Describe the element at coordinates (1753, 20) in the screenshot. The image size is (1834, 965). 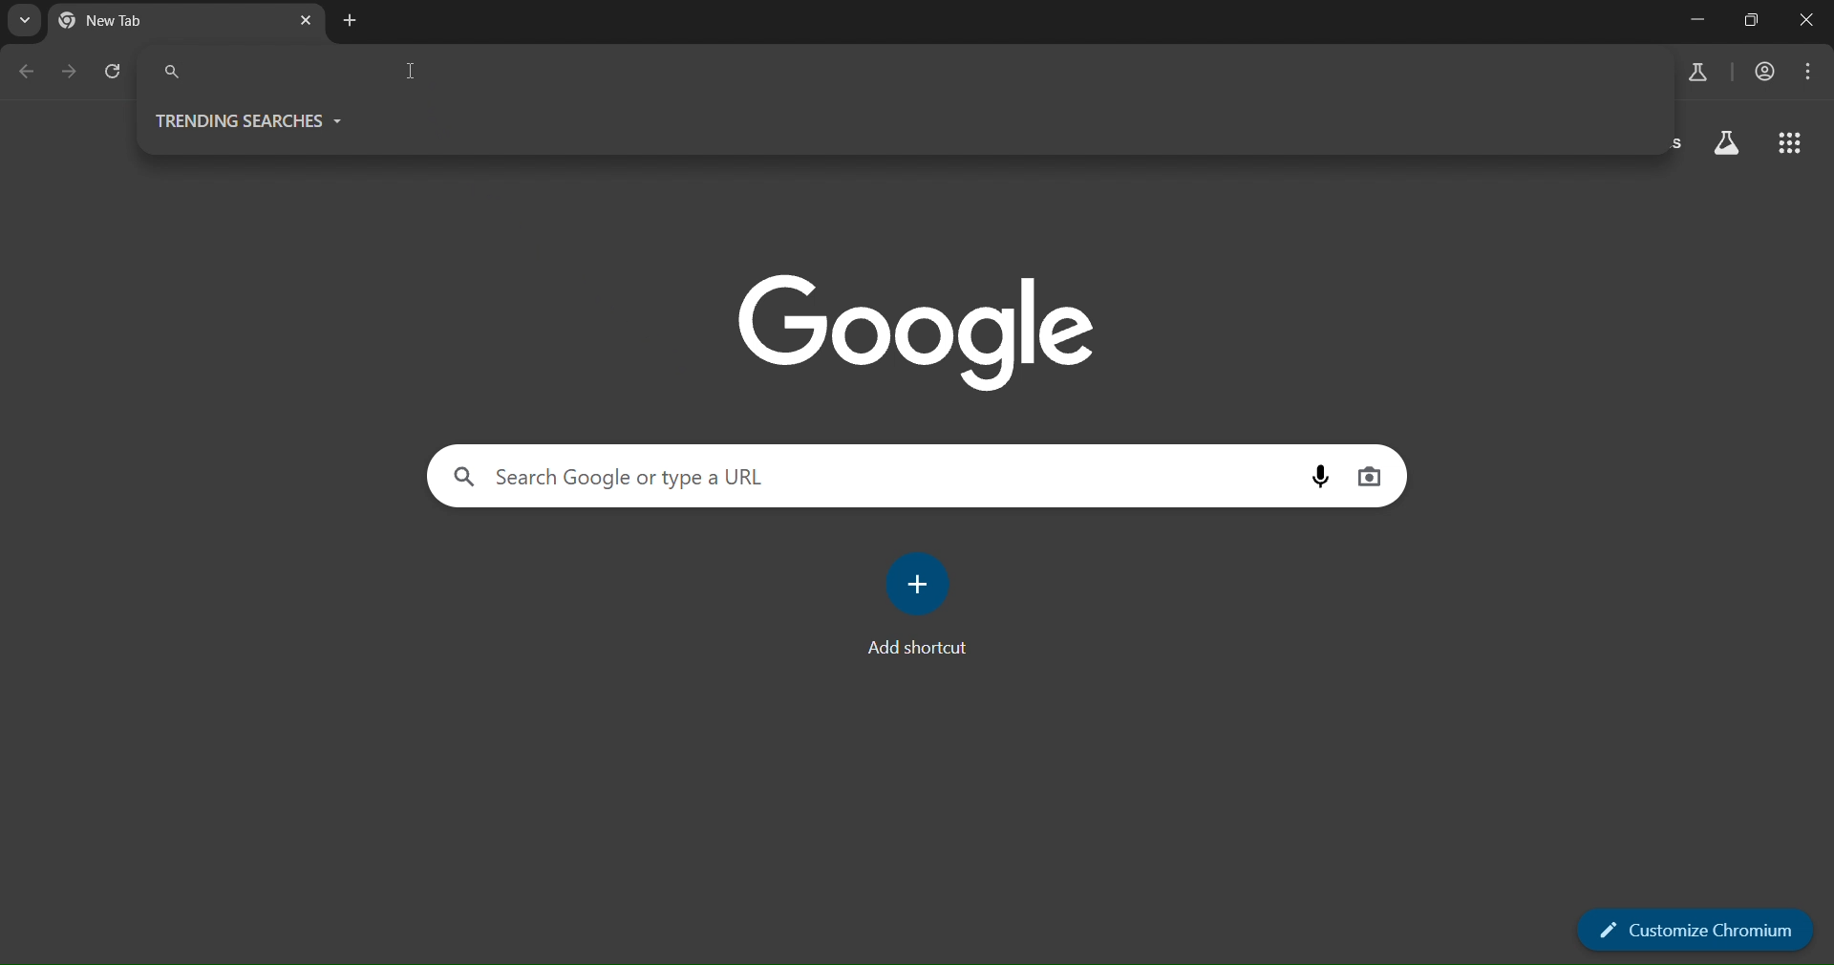
I see `Maximize` at that location.